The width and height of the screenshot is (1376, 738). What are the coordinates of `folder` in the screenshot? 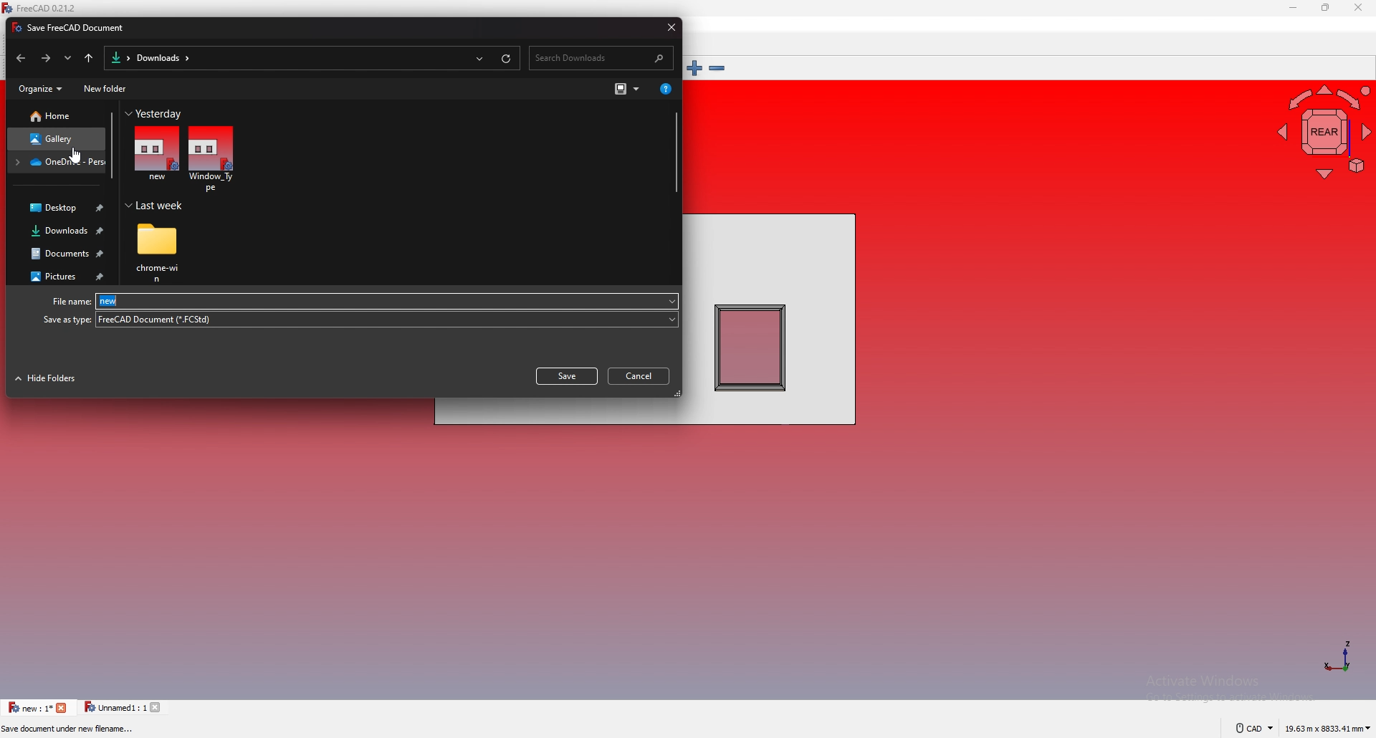 It's located at (117, 58).